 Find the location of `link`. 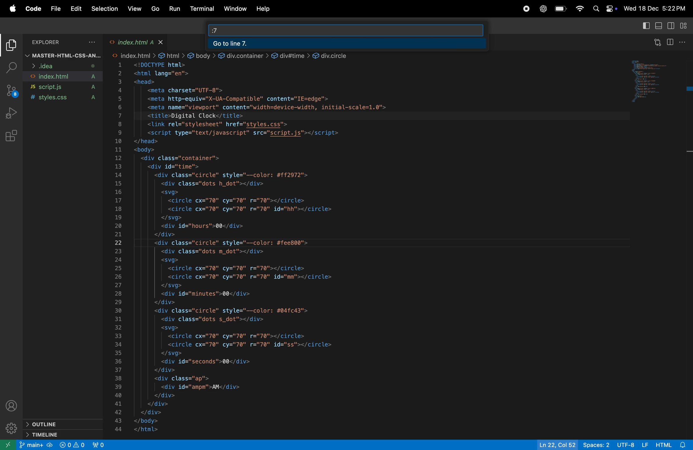

link is located at coordinates (244, 54).